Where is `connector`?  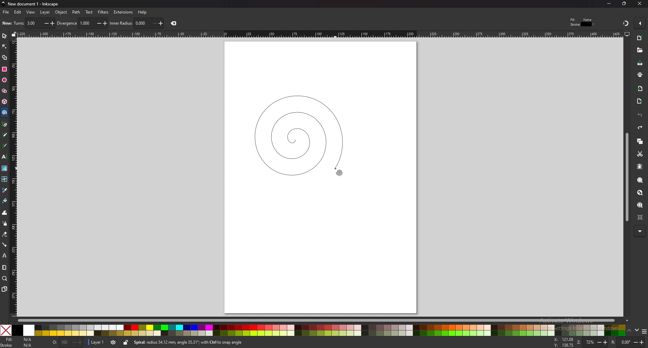 connector is located at coordinates (4, 245).